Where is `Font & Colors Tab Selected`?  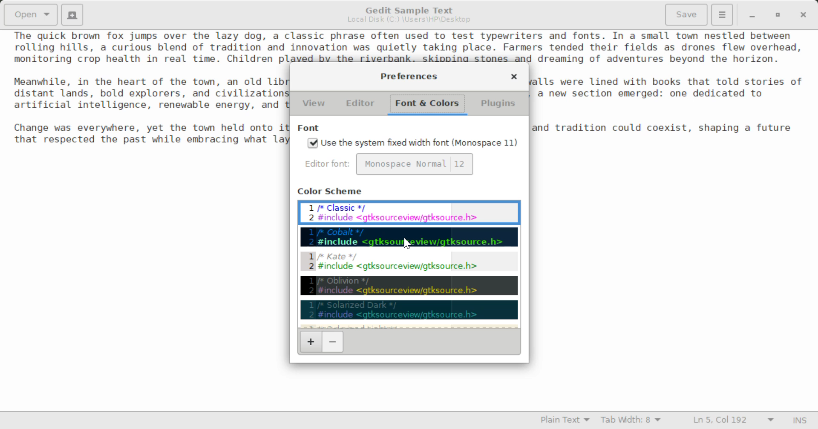 Font & Colors Tab Selected is located at coordinates (429, 103).